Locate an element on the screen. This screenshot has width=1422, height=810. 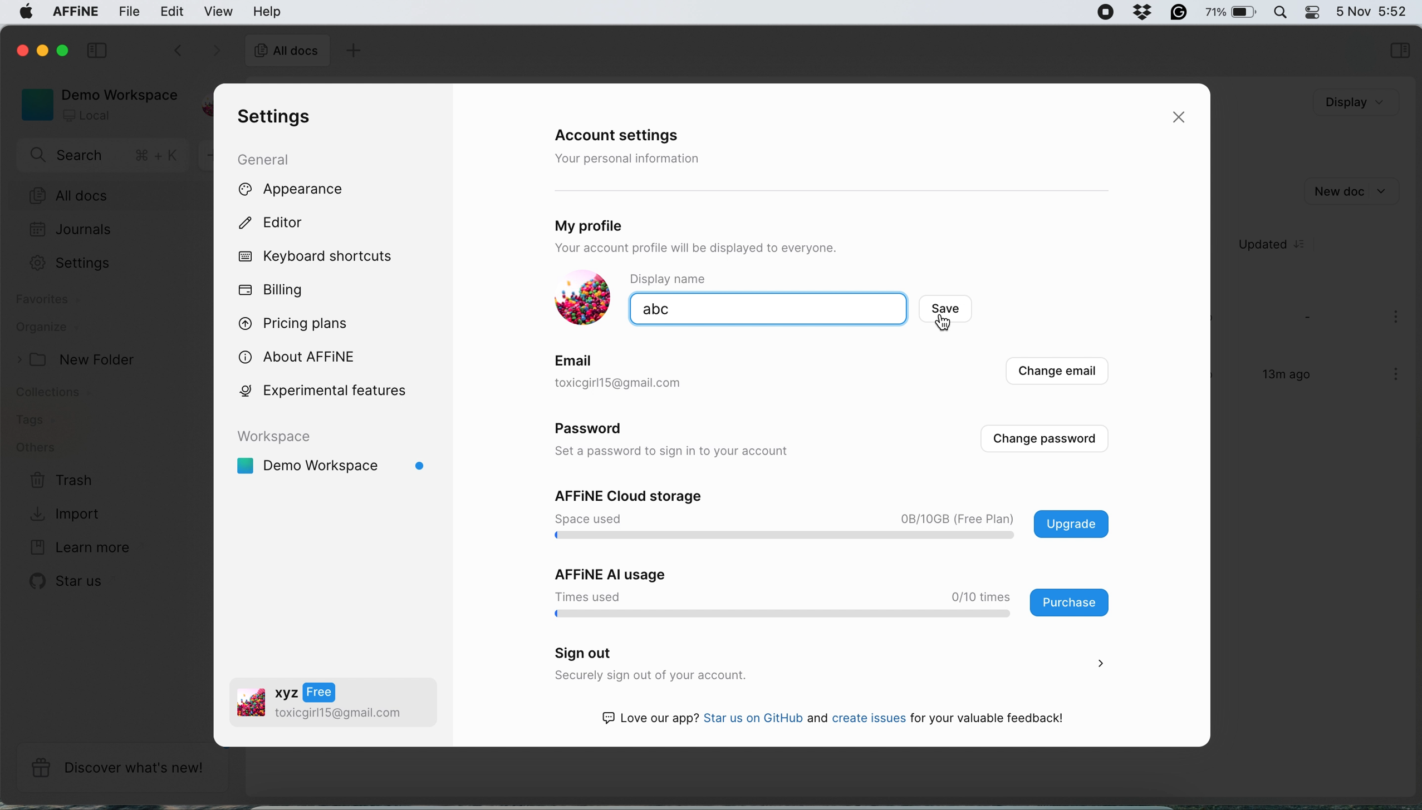
affine is located at coordinates (73, 13).